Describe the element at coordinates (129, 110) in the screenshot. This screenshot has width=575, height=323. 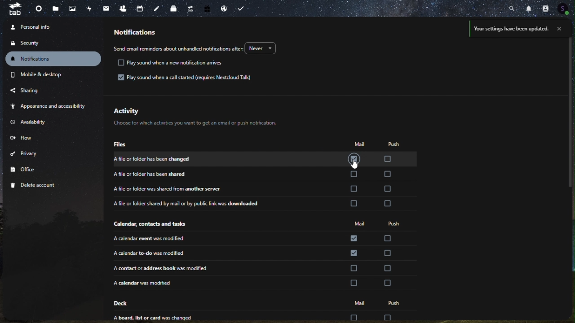
I see `activity` at that location.